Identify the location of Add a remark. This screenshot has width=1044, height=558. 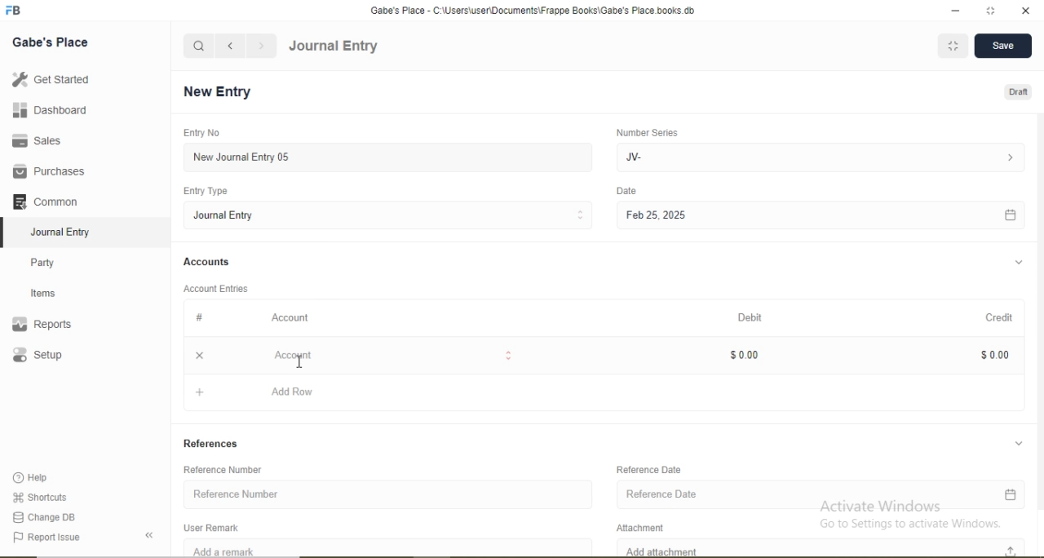
(388, 547).